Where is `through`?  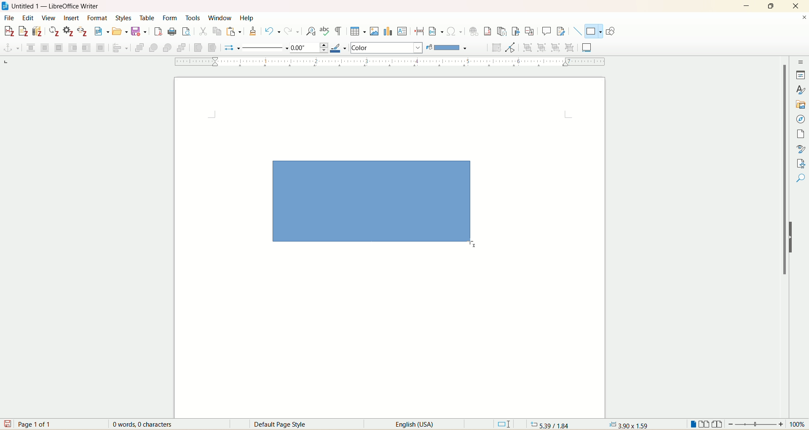
through is located at coordinates (101, 47).